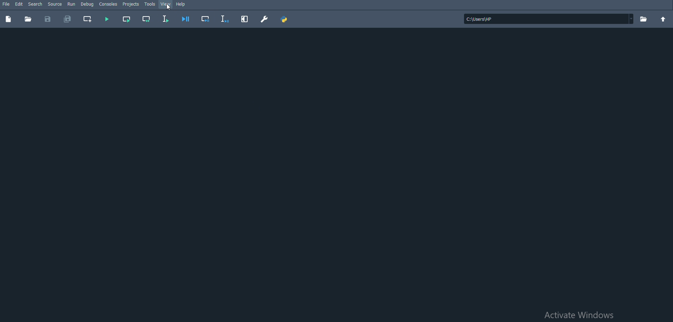 The image size is (673, 322). I want to click on Save all files, so click(68, 19).